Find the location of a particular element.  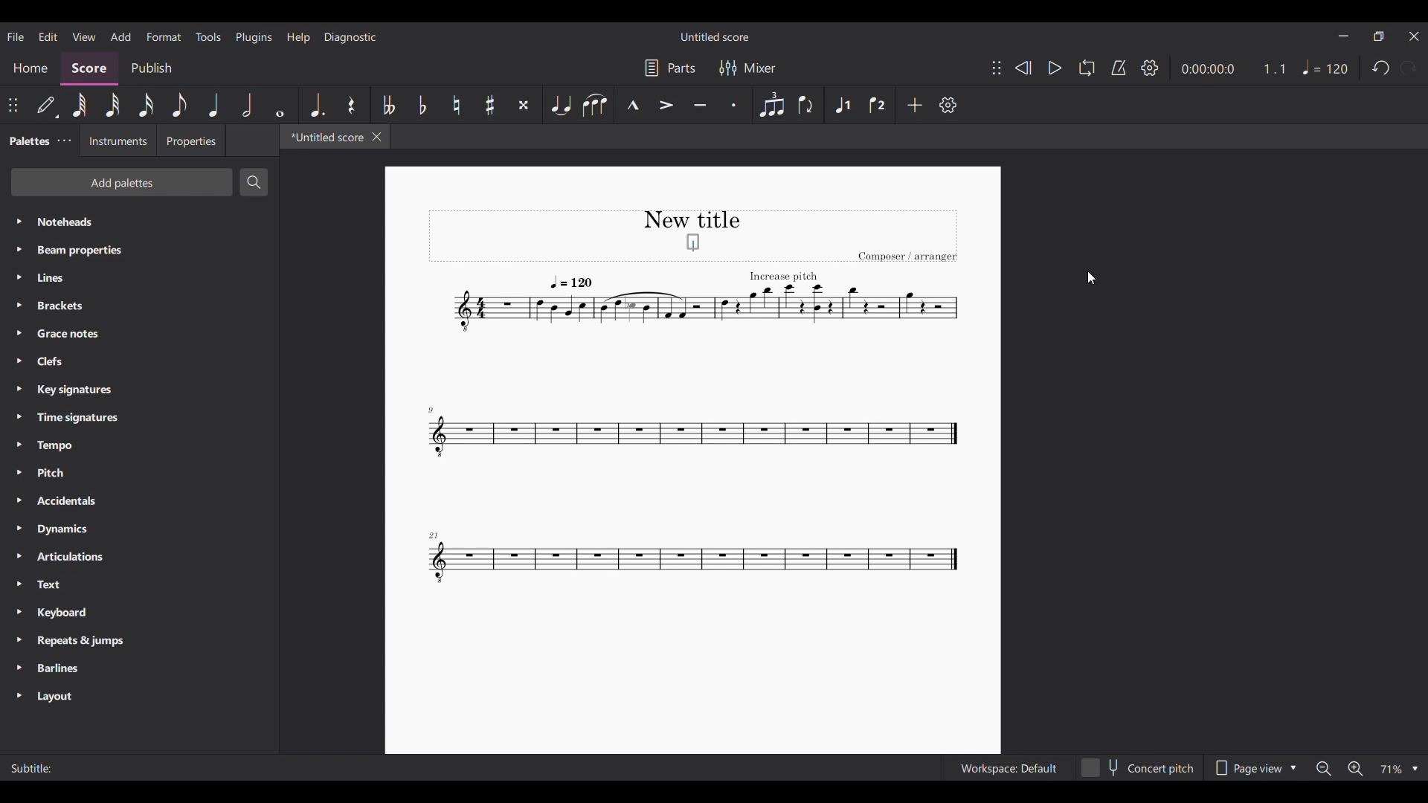

Publish section is located at coordinates (152, 68).